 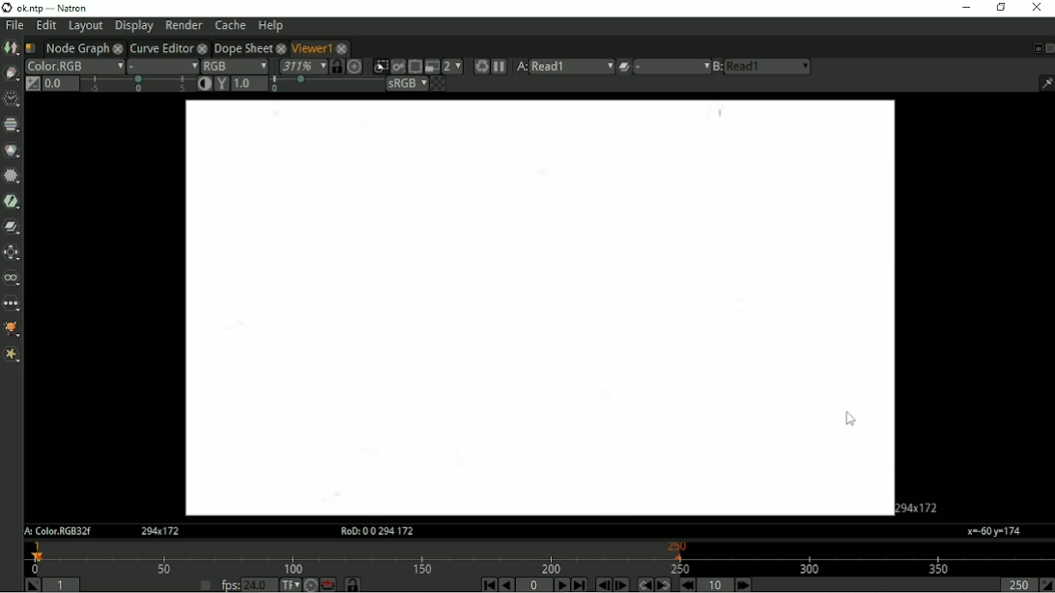 What do you see at coordinates (355, 68) in the screenshot?
I see `Scale image` at bounding box center [355, 68].